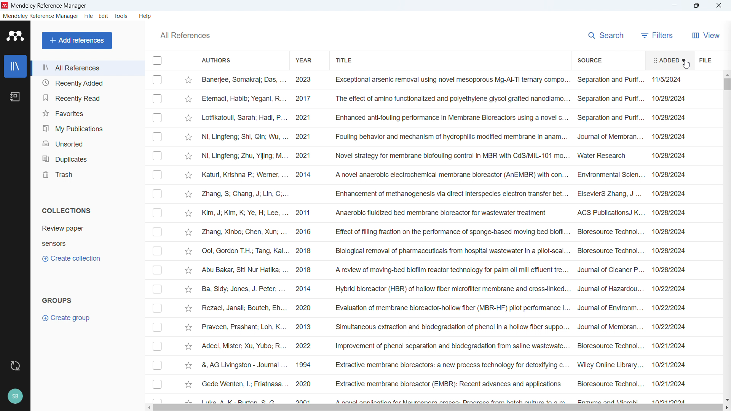  What do you see at coordinates (670, 61) in the screenshot?
I see `added date` at bounding box center [670, 61].